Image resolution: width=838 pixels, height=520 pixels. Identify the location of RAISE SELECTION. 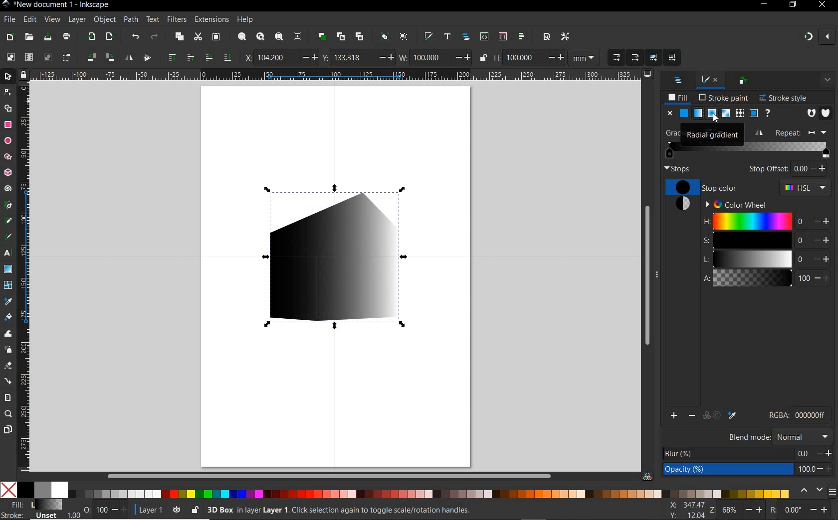
(171, 58).